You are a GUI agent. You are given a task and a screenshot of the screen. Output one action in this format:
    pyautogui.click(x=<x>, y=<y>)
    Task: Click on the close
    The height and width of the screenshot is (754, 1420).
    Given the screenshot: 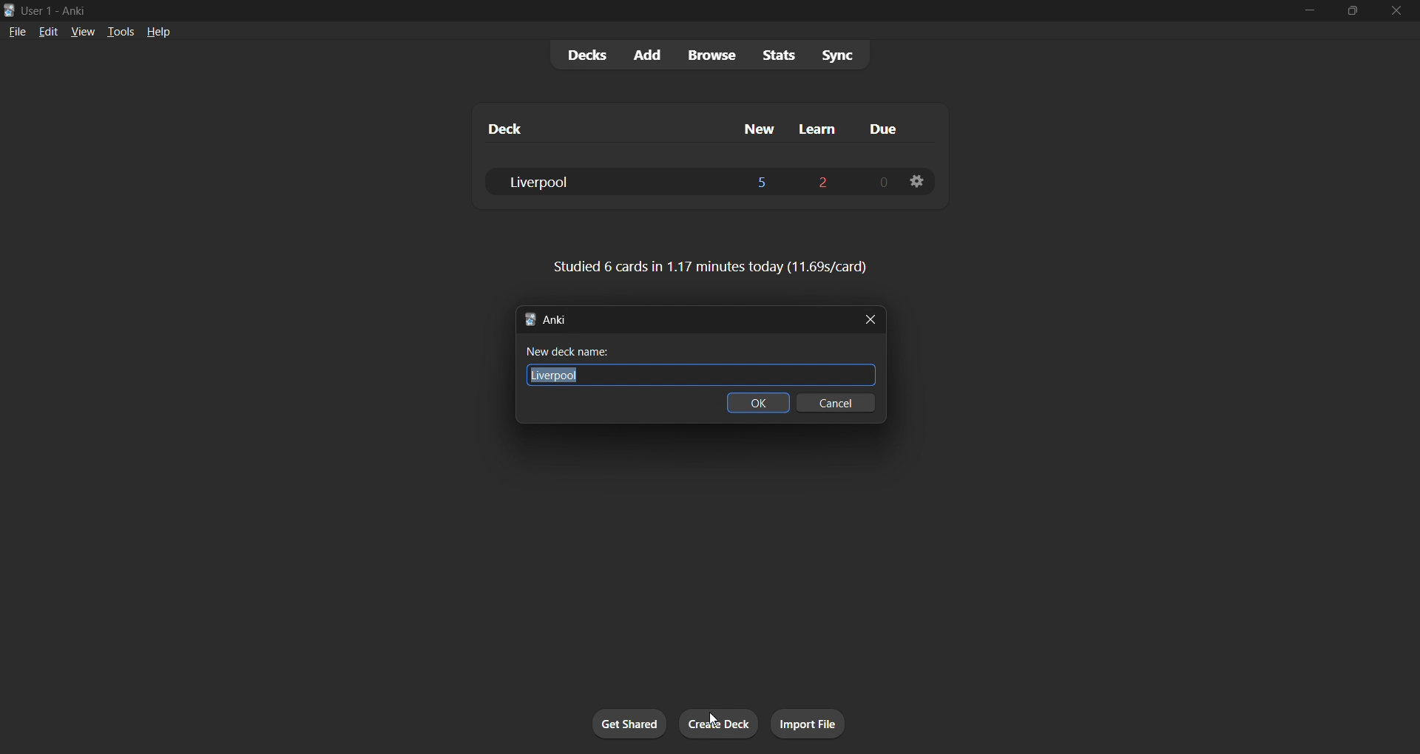 What is the action you would take?
    pyautogui.click(x=1393, y=12)
    